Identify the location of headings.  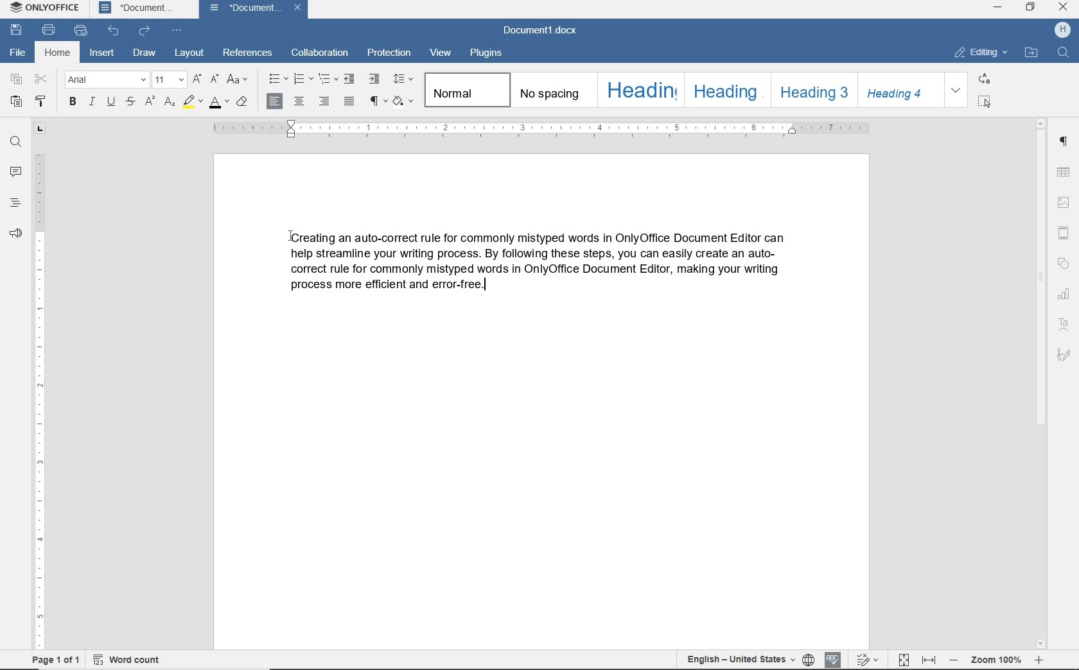
(14, 204).